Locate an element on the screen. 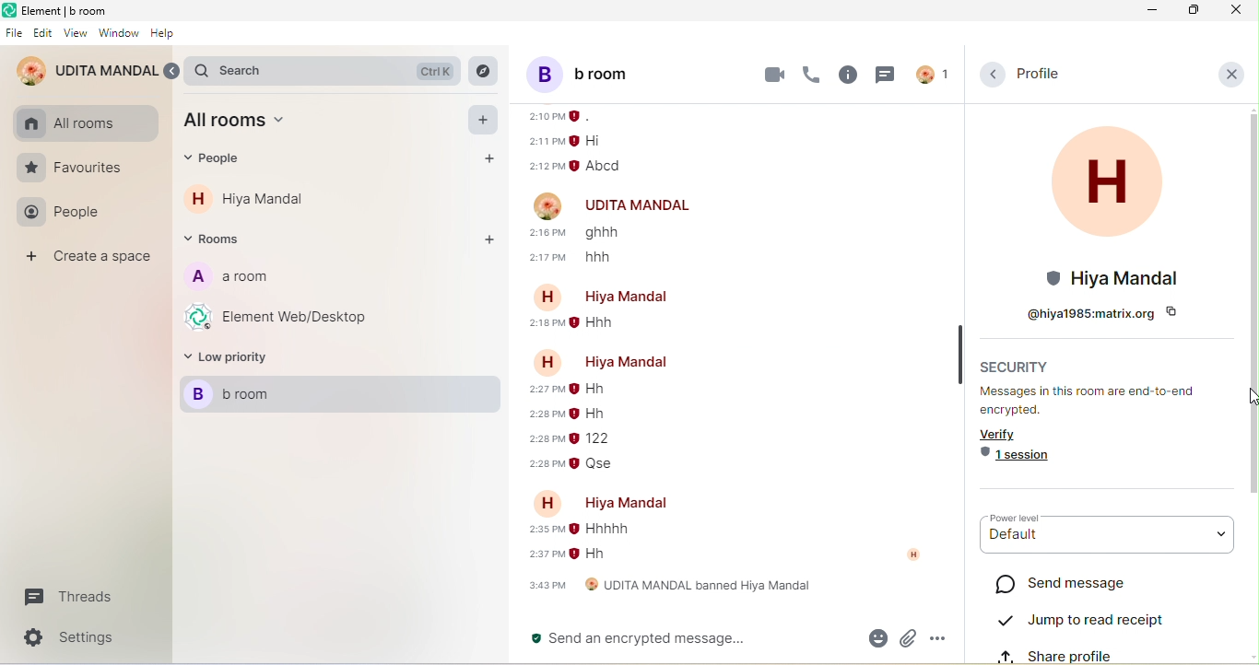 The width and height of the screenshot is (1259, 665). option is located at coordinates (938, 639).